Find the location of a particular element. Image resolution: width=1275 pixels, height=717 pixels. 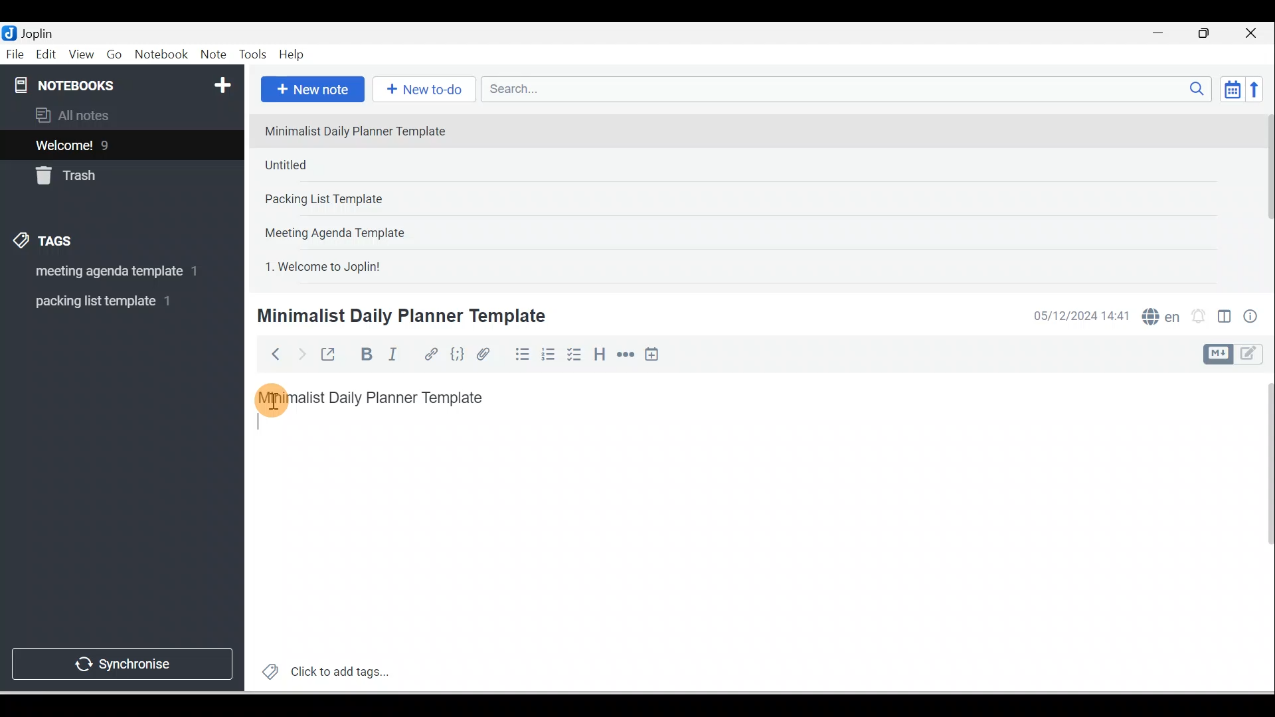

Numbered list is located at coordinates (549, 354).